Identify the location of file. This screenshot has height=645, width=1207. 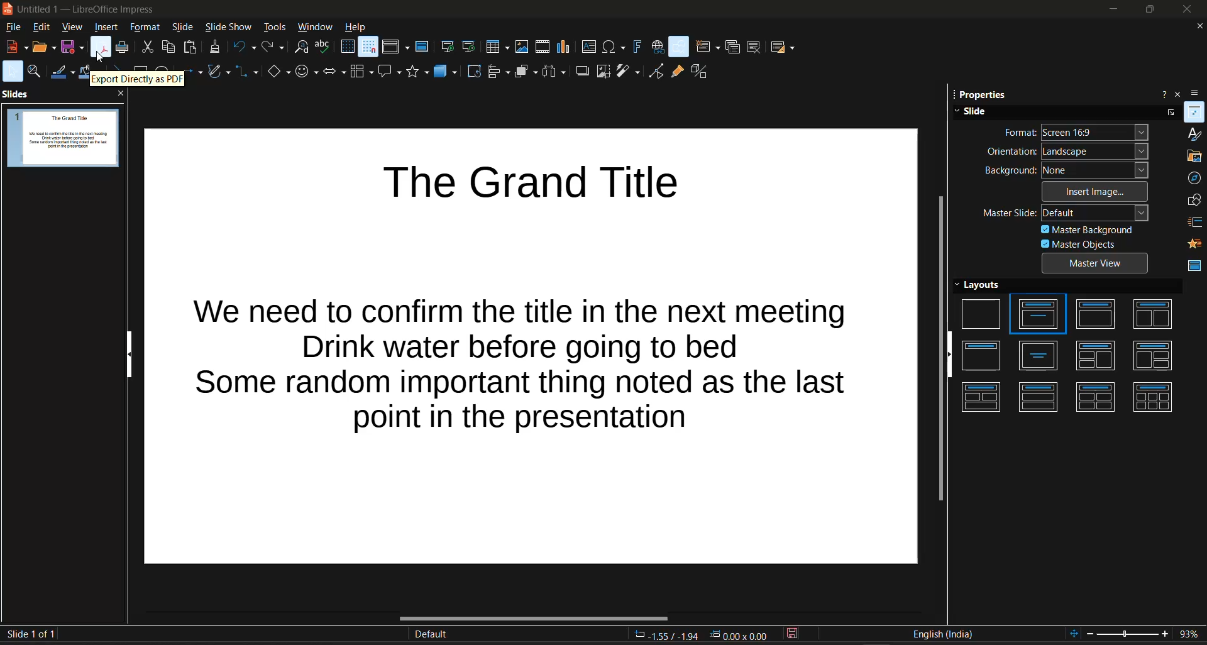
(15, 27).